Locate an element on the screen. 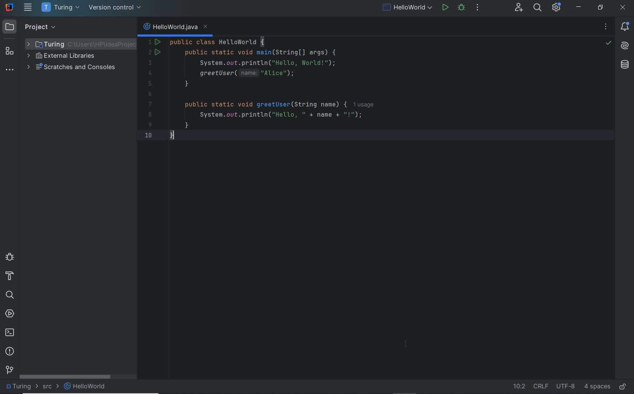 Image resolution: width=634 pixels, height=394 pixels. HelloWorld is located at coordinates (85, 386).